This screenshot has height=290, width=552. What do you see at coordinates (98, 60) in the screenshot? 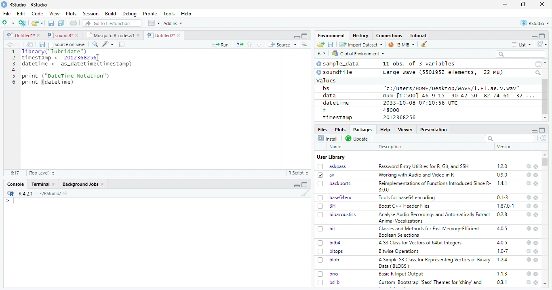
I see `cursor` at bounding box center [98, 60].